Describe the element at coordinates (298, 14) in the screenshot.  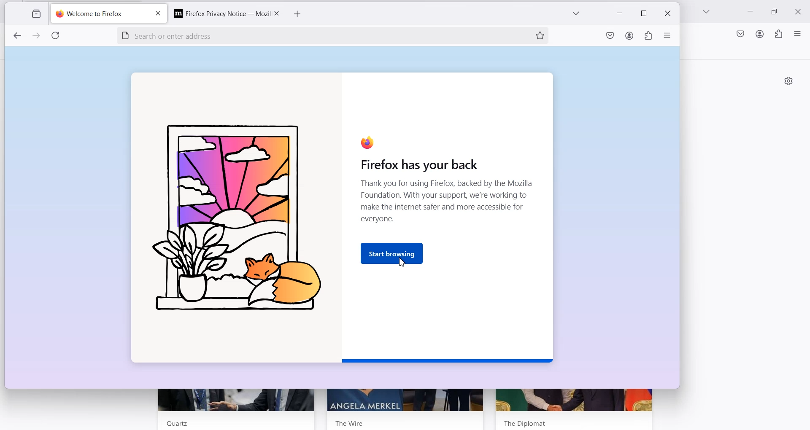
I see `add new tab` at that location.